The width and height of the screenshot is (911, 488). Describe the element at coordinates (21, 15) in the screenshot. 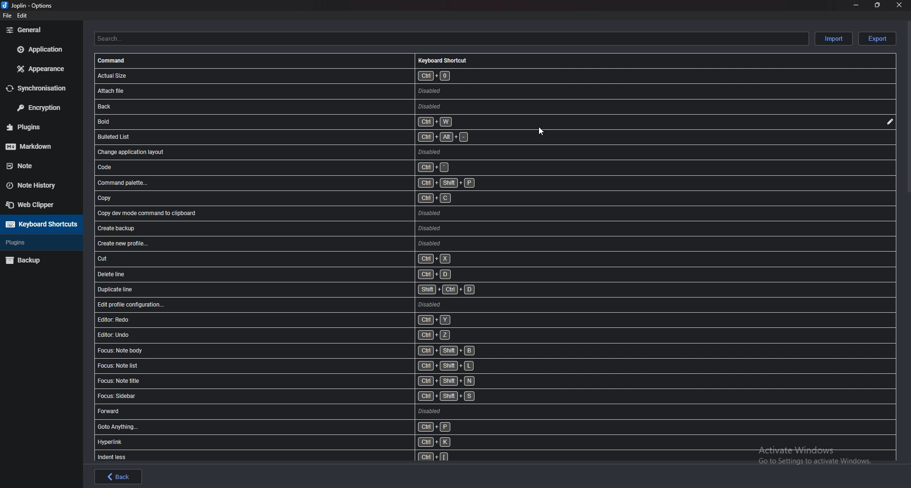

I see `edit` at that location.